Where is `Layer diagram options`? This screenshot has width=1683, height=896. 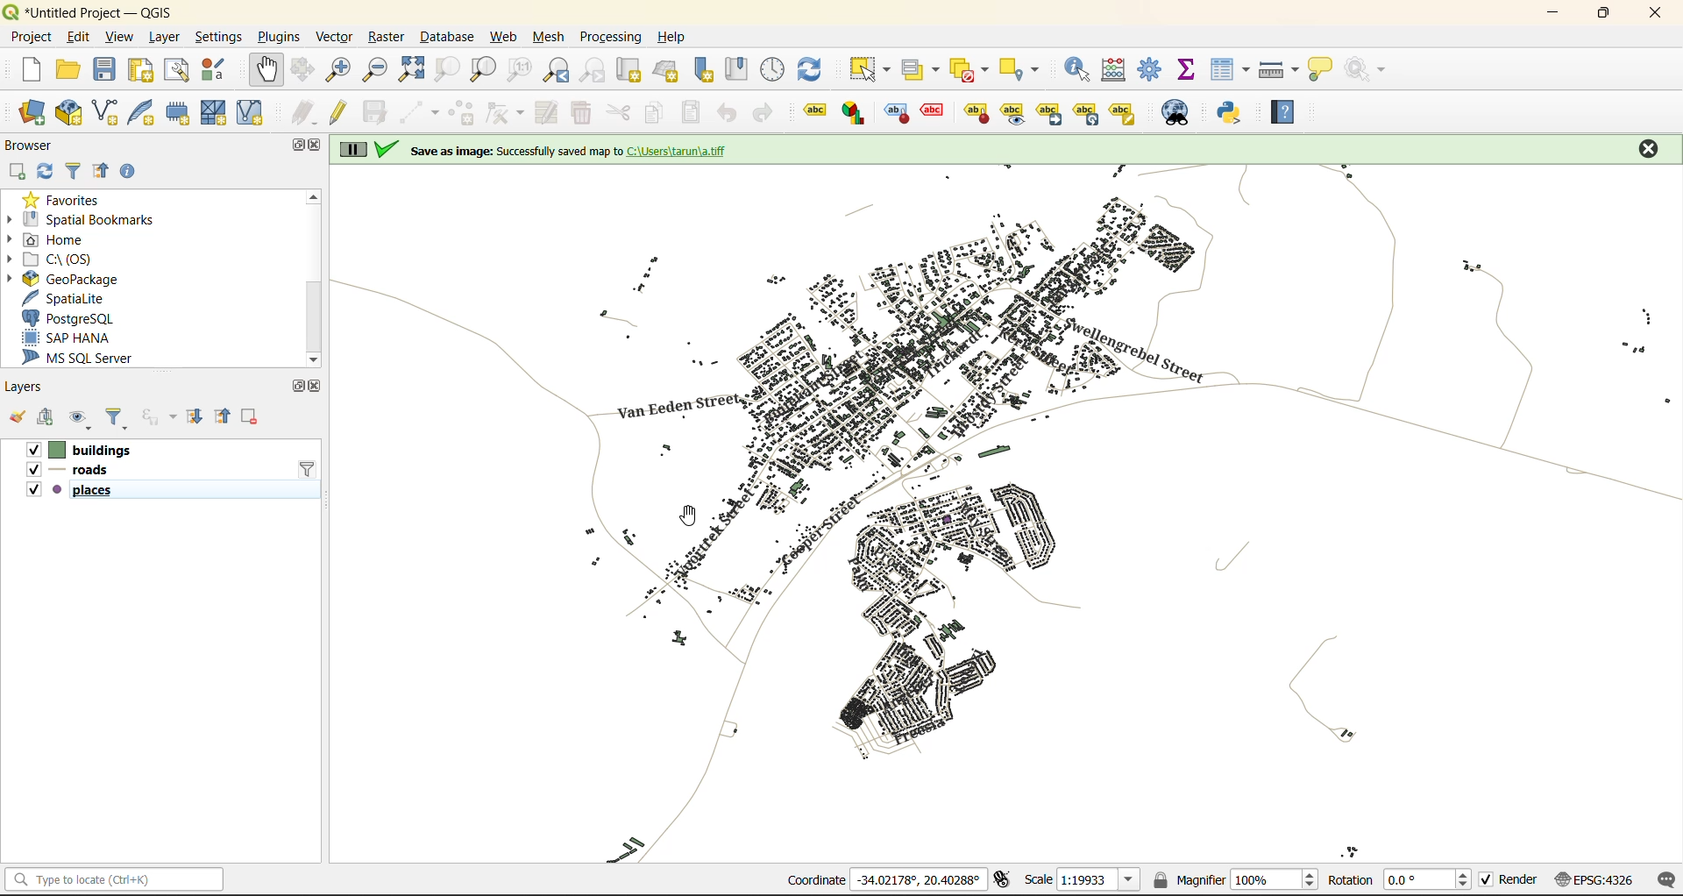
Layer diagram options is located at coordinates (855, 112).